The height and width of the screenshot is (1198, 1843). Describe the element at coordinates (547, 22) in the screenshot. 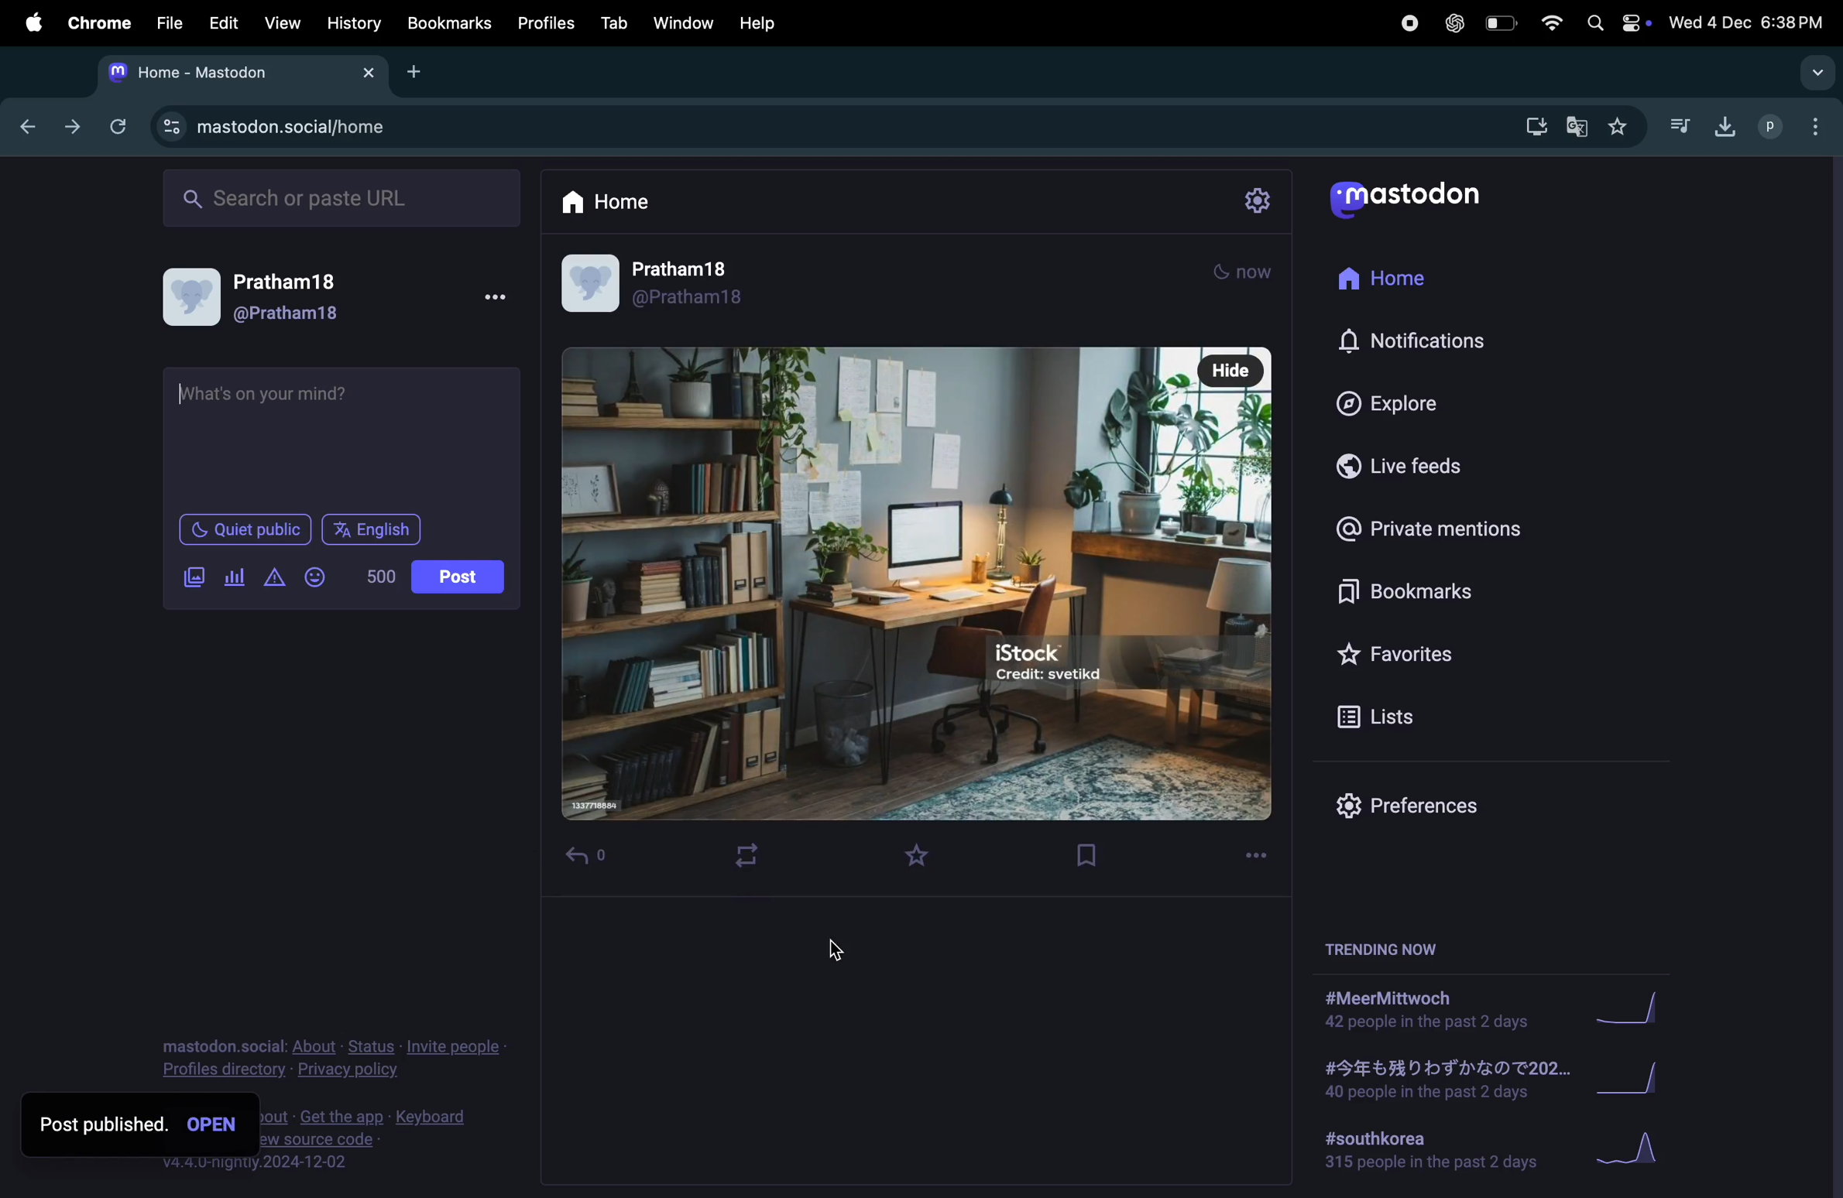

I see `profiles` at that location.